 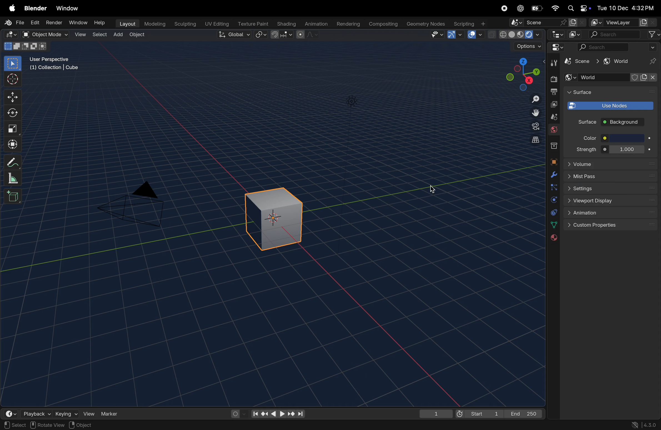 What do you see at coordinates (553, 79) in the screenshot?
I see `render` at bounding box center [553, 79].